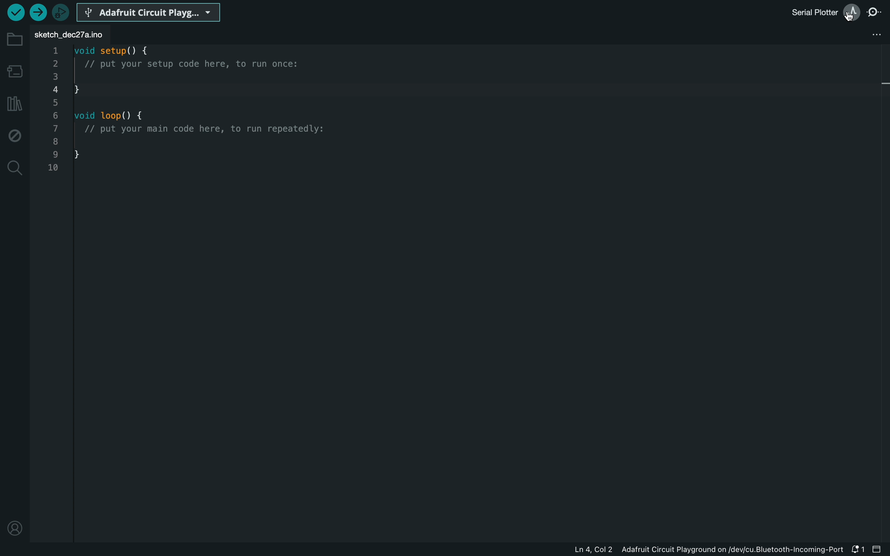  What do you see at coordinates (875, 33) in the screenshot?
I see `file setting` at bounding box center [875, 33].